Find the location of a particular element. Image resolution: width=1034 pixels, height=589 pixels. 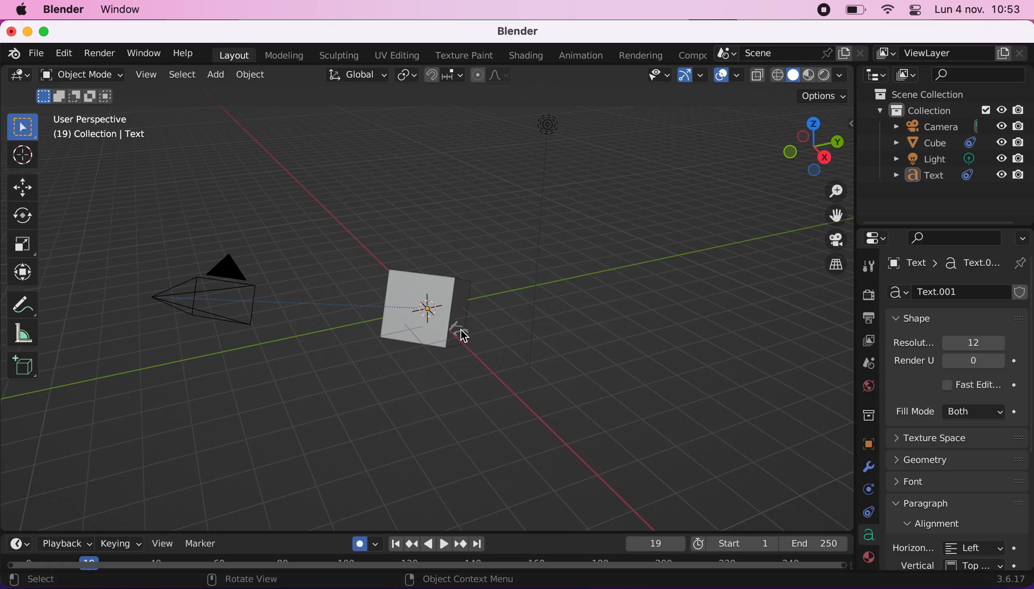

zoom in/out is located at coordinates (833, 195).